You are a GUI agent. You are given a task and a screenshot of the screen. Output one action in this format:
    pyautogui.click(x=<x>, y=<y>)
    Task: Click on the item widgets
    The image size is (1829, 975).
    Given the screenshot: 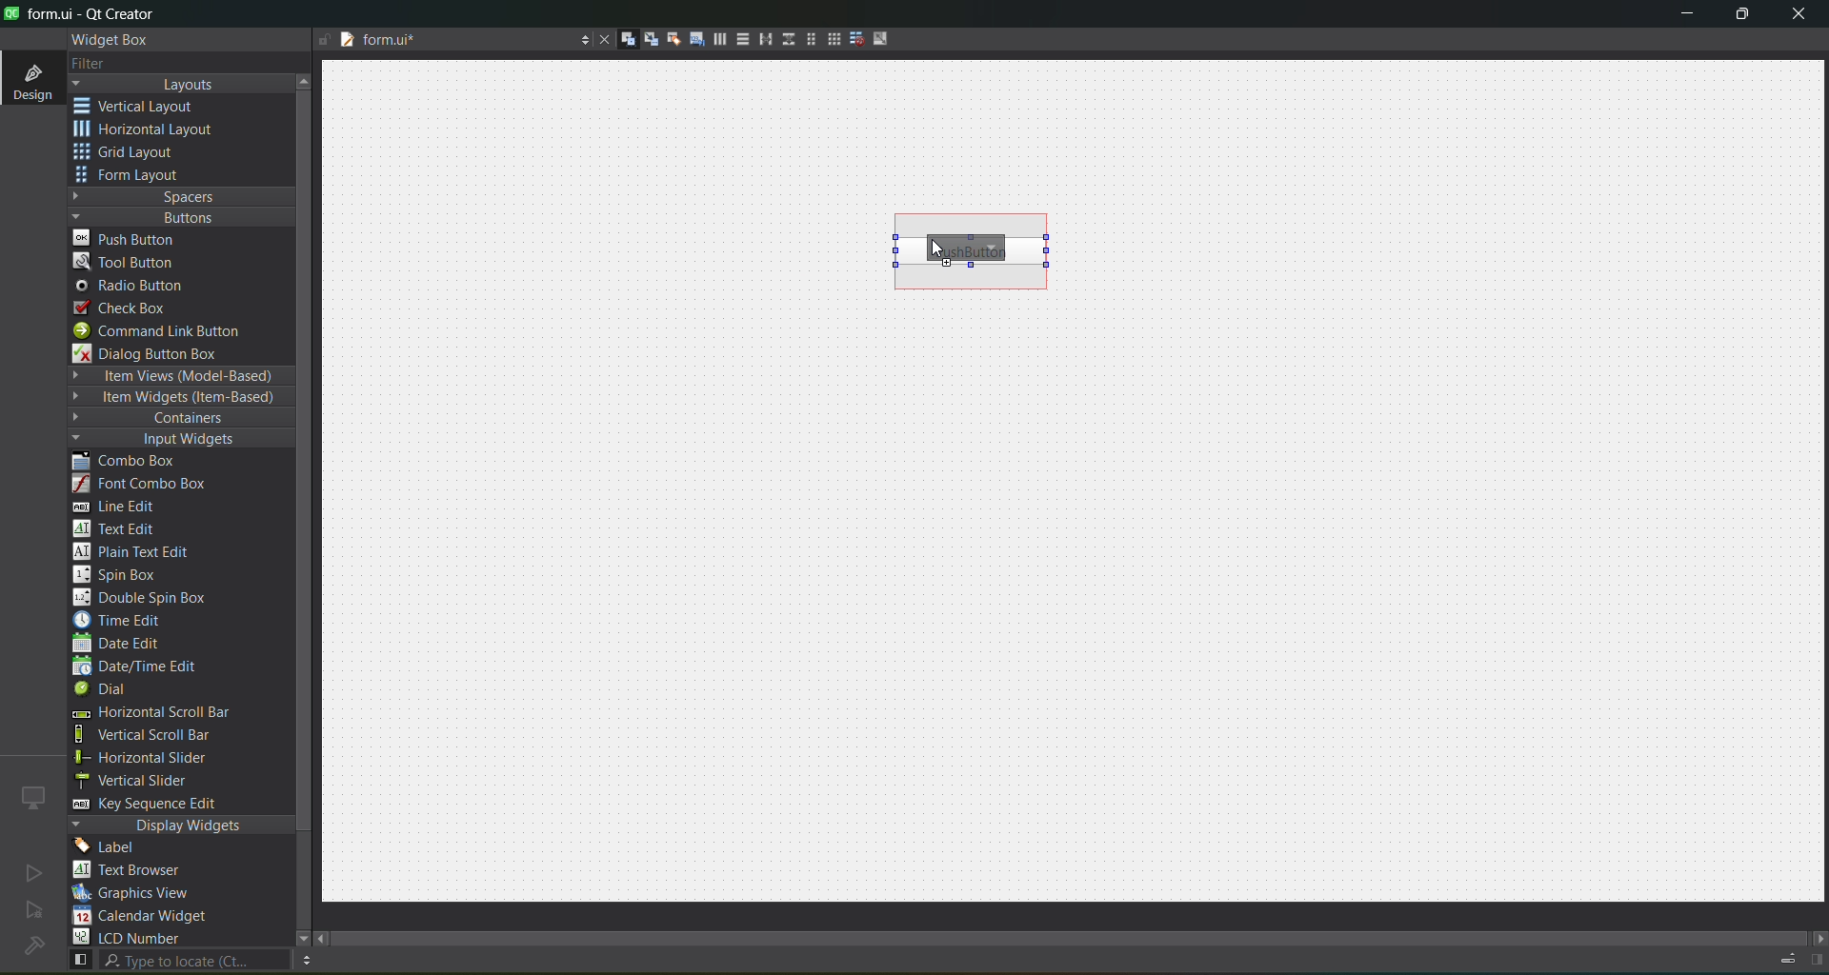 What is the action you would take?
    pyautogui.click(x=177, y=398)
    